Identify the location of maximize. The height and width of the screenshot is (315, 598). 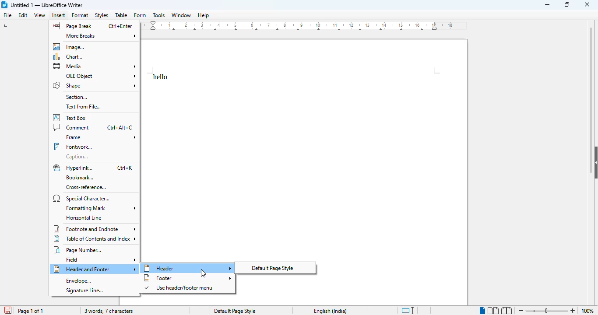
(568, 5).